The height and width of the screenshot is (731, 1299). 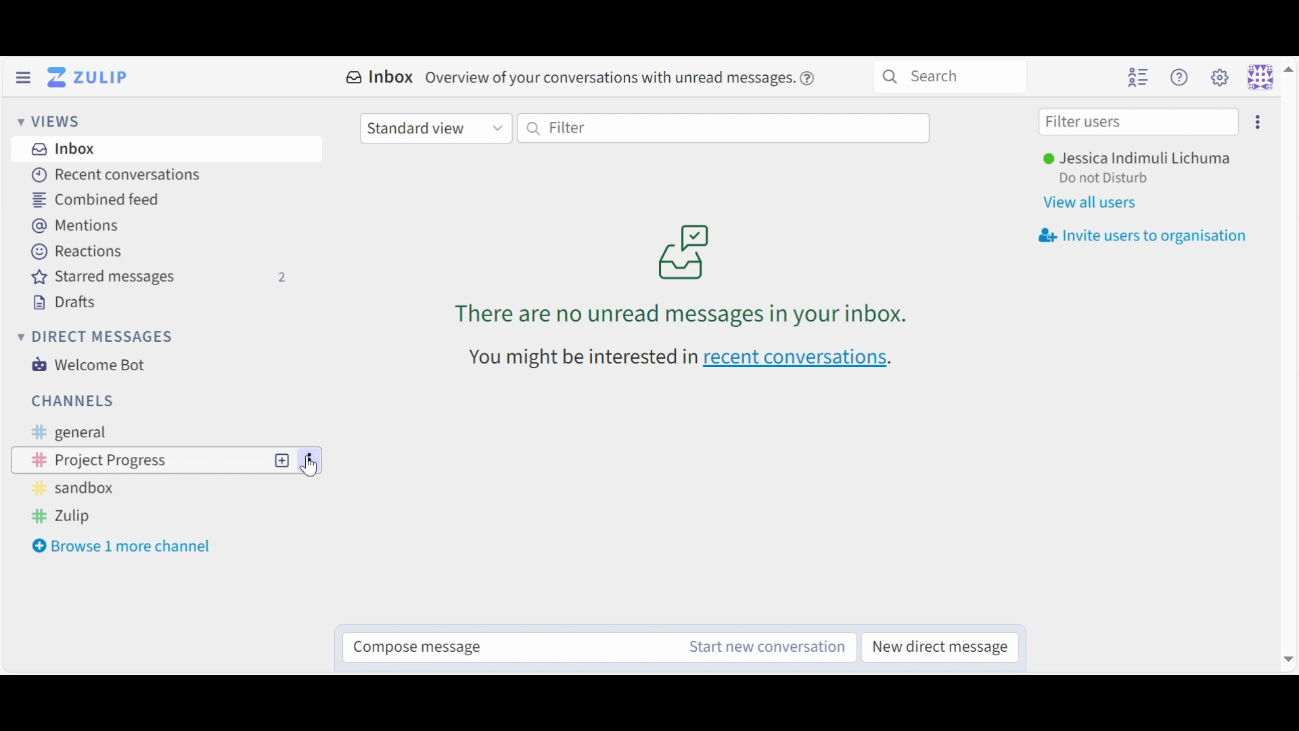 I want to click on new topic, so click(x=285, y=462).